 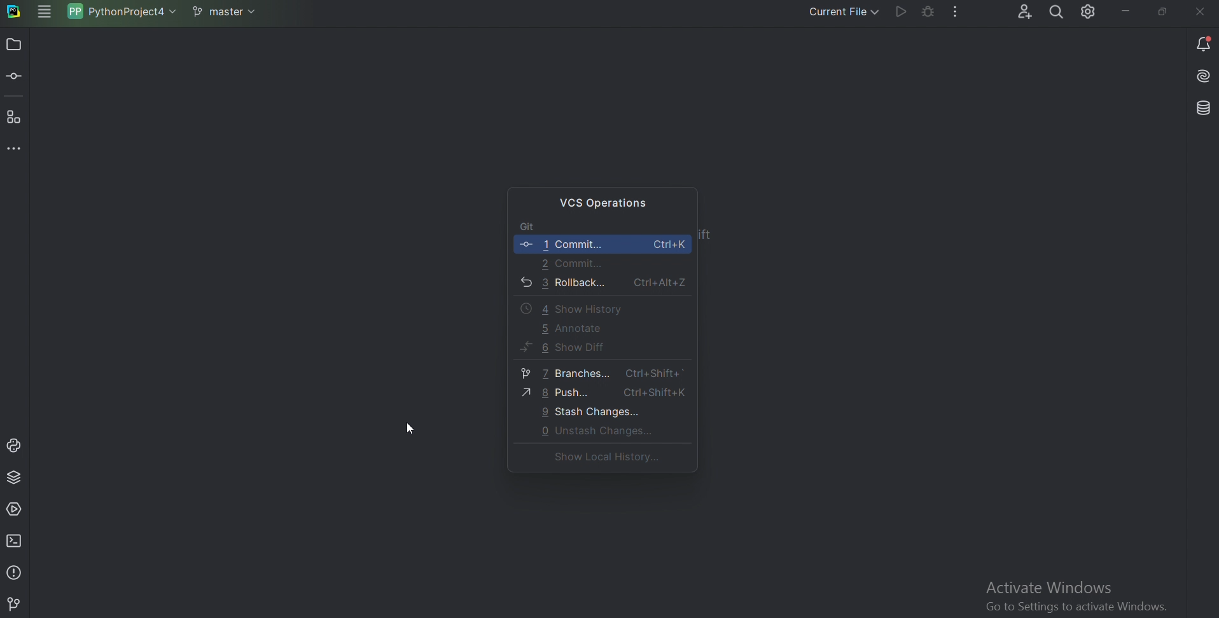 What do you see at coordinates (1202, 78) in the screenshot?
I see `Install AI assistant` at bounding box center [1202, 78].